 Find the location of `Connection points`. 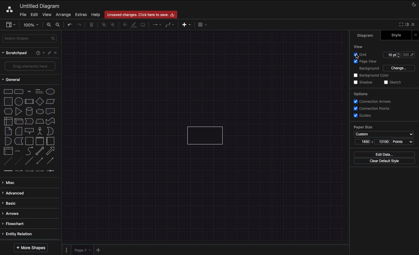

Connection points is located at coordinates (370, 109).